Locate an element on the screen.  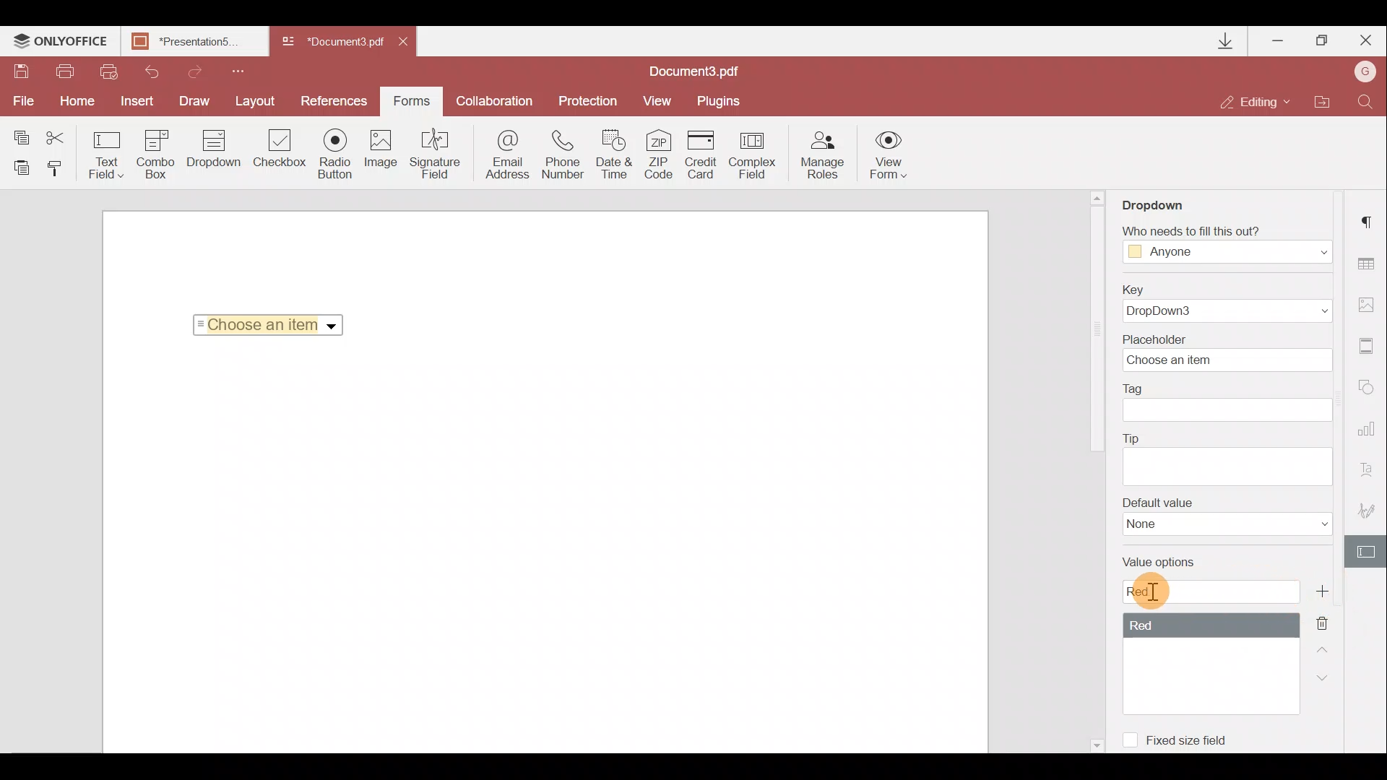
View form is located at coordinates (887, 155).